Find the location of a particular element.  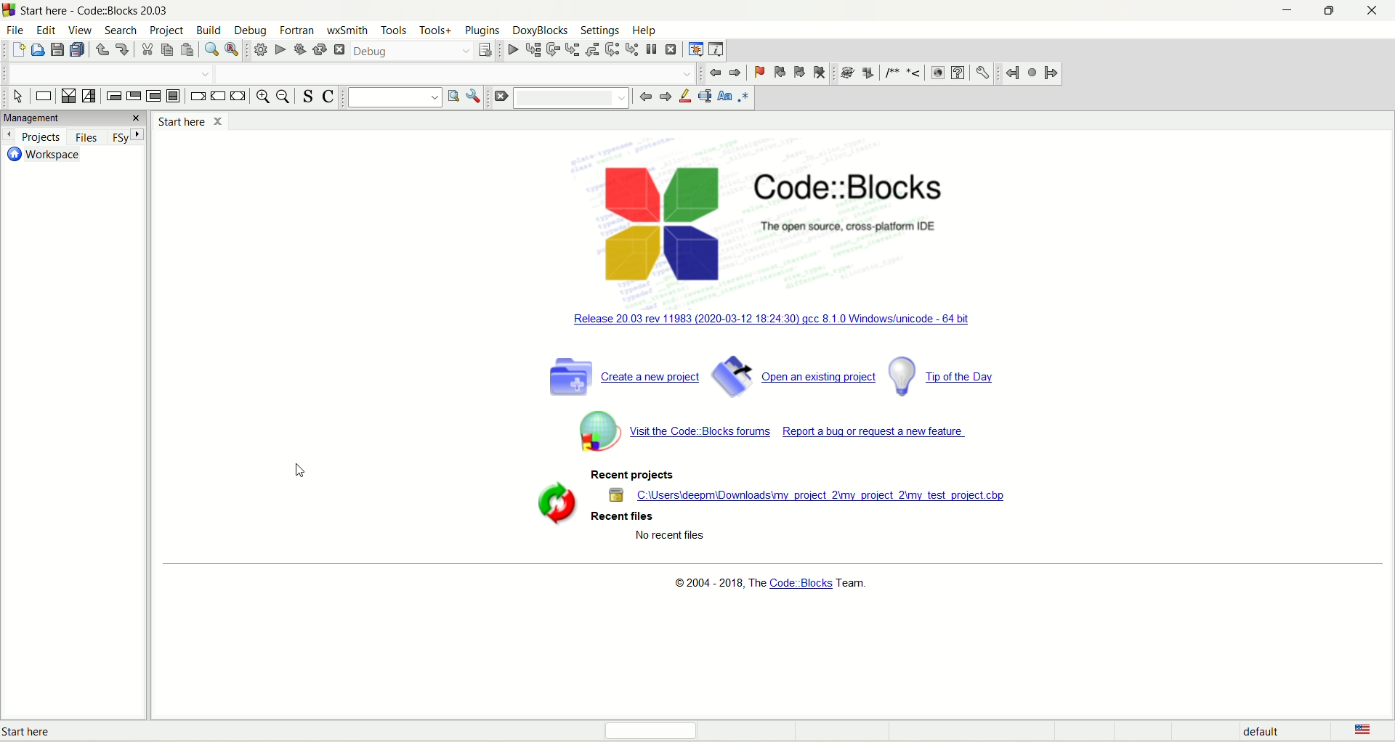

go forward is located at coordinates (665, 95).